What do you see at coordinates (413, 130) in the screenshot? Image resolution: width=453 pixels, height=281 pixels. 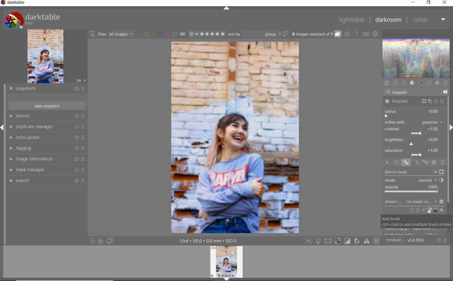 I see `contrast` at bounding box center [413, 130].